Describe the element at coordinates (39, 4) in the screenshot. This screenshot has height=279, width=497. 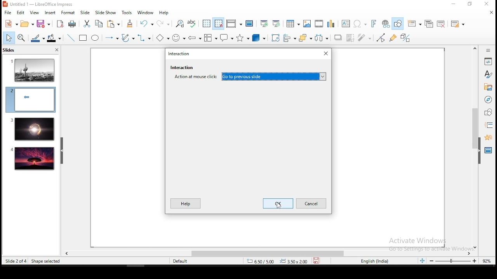
I see `window name` at that location.